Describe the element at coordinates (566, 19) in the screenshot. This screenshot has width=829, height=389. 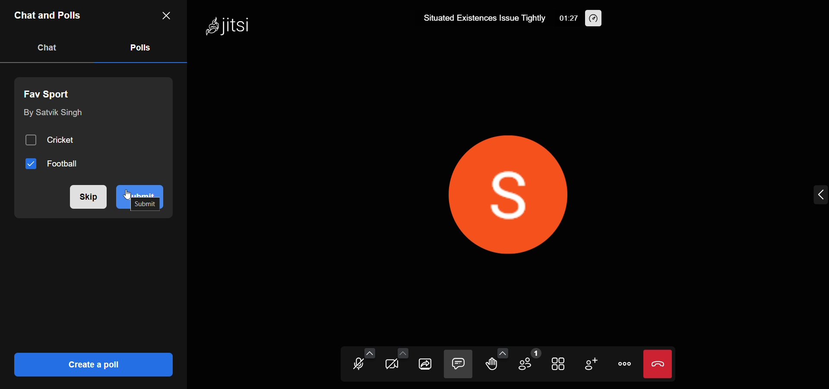
I see `01:27` at that location.